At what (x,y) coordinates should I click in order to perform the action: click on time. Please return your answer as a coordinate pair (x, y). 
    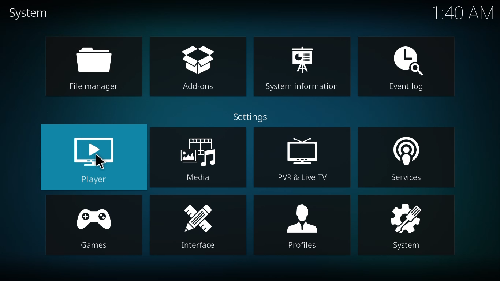
    Looking at the image, I should click on (463, 13).